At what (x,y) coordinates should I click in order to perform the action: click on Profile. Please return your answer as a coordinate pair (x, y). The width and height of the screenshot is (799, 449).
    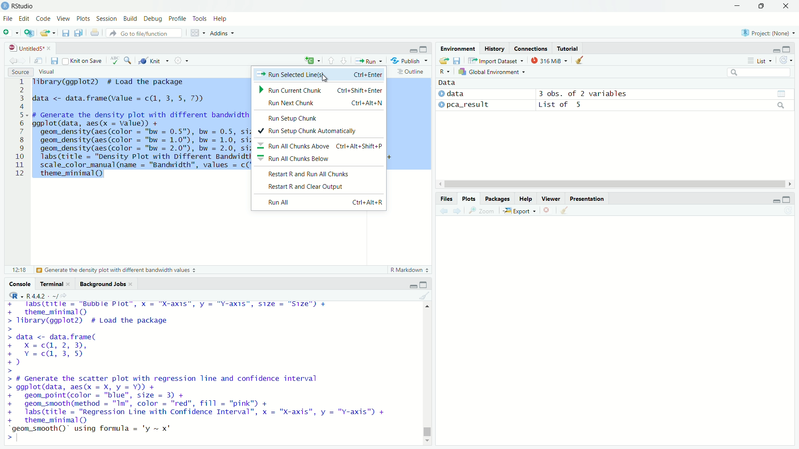
    Looking at the image, I should click on (177, 18).